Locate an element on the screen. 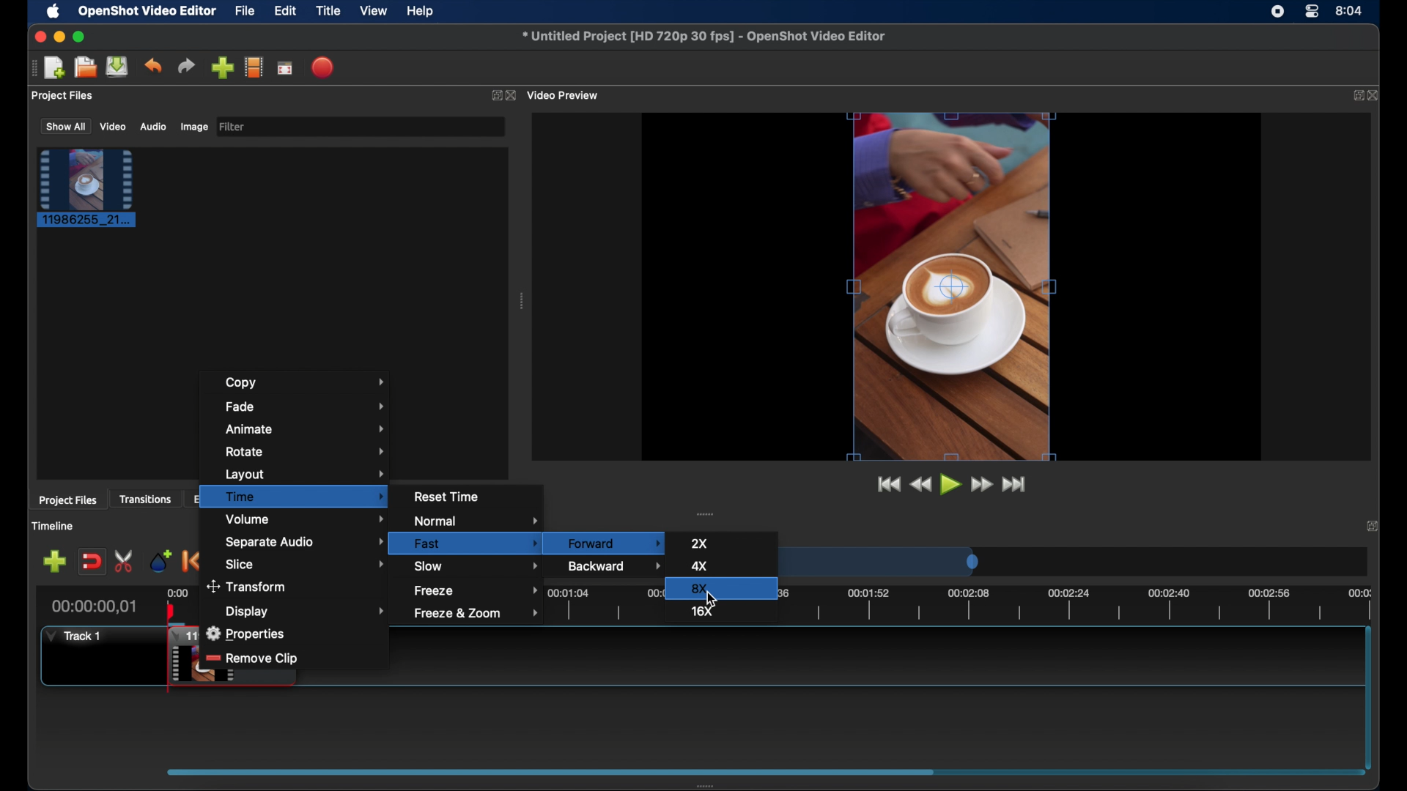 The image size is (1407, 791). 16x is located at coordinates (705, 611).